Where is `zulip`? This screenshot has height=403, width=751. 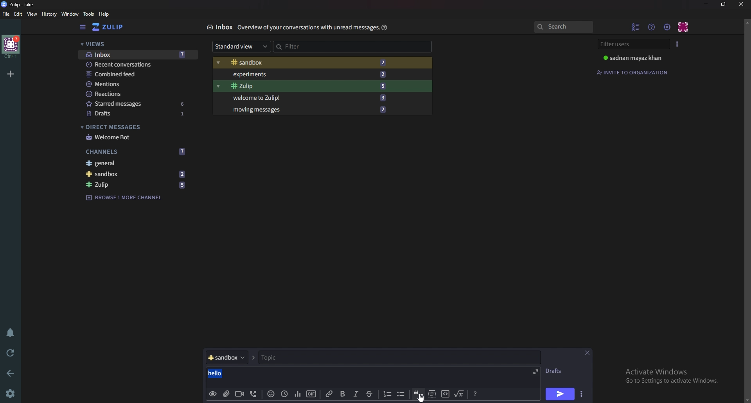 zulip is located at coordinates (112, 27).